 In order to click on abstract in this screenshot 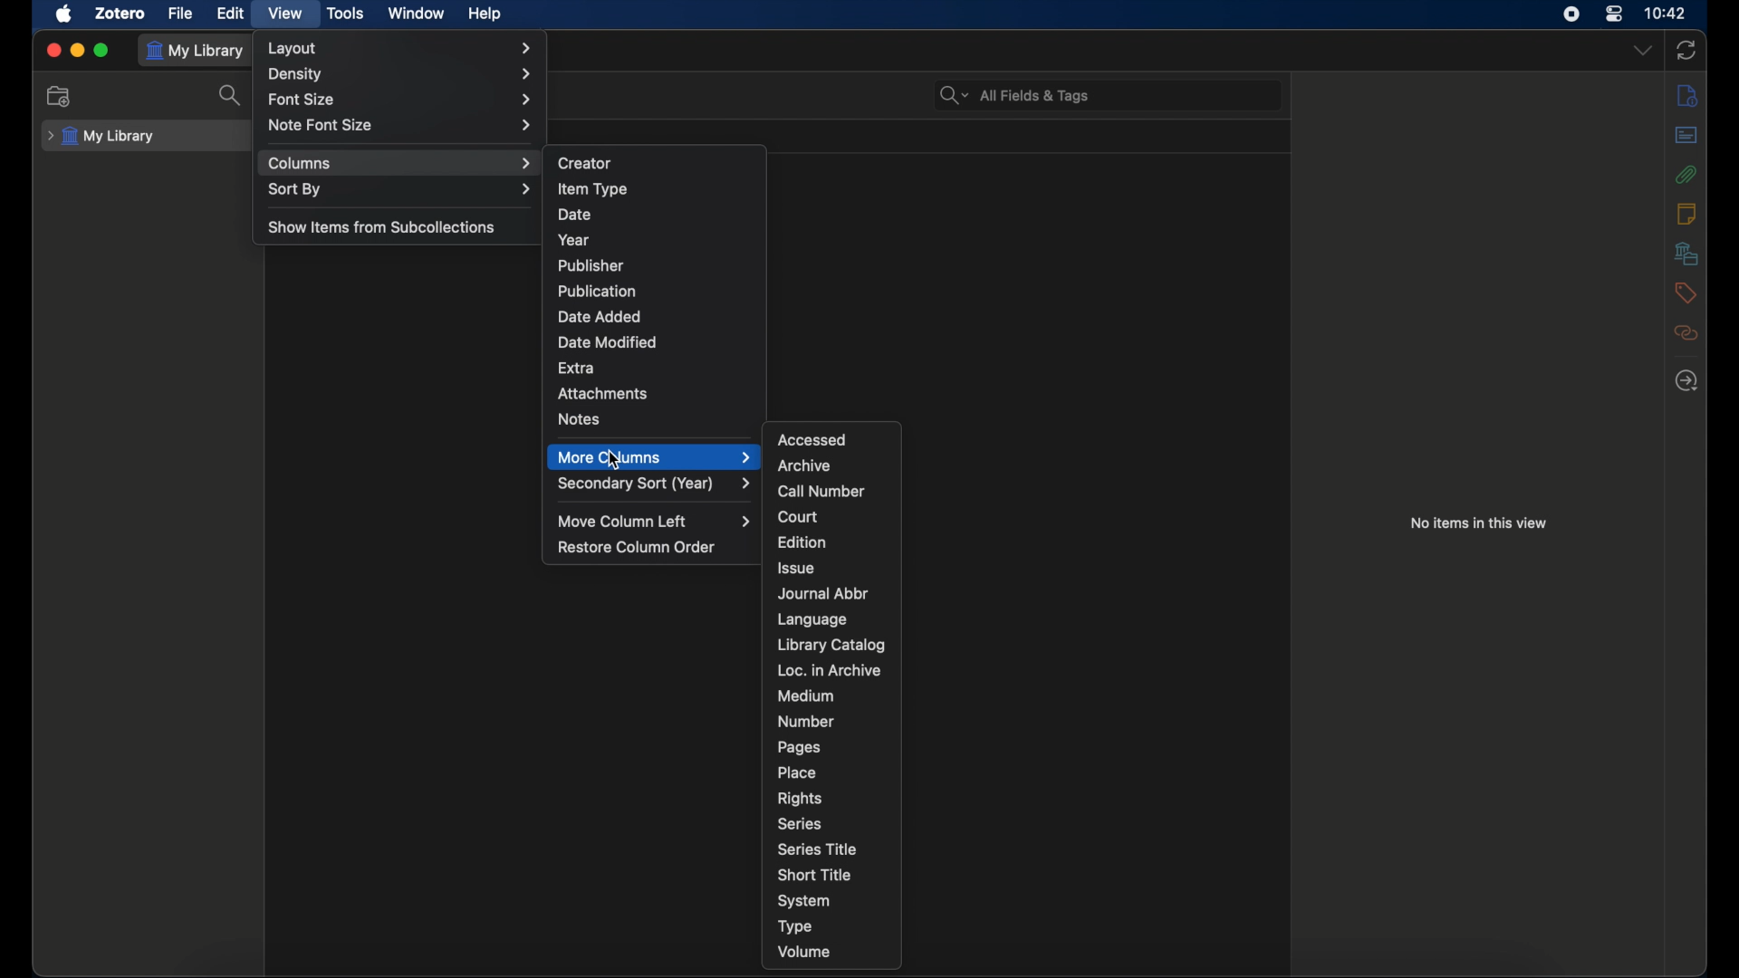, I will do `click(1686, 135)`.